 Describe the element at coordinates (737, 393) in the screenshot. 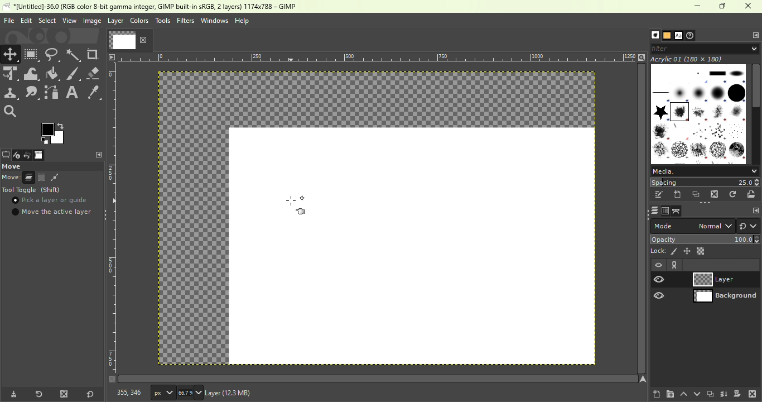

I see `Apply the effect of the layer mask and remove it` at that location.